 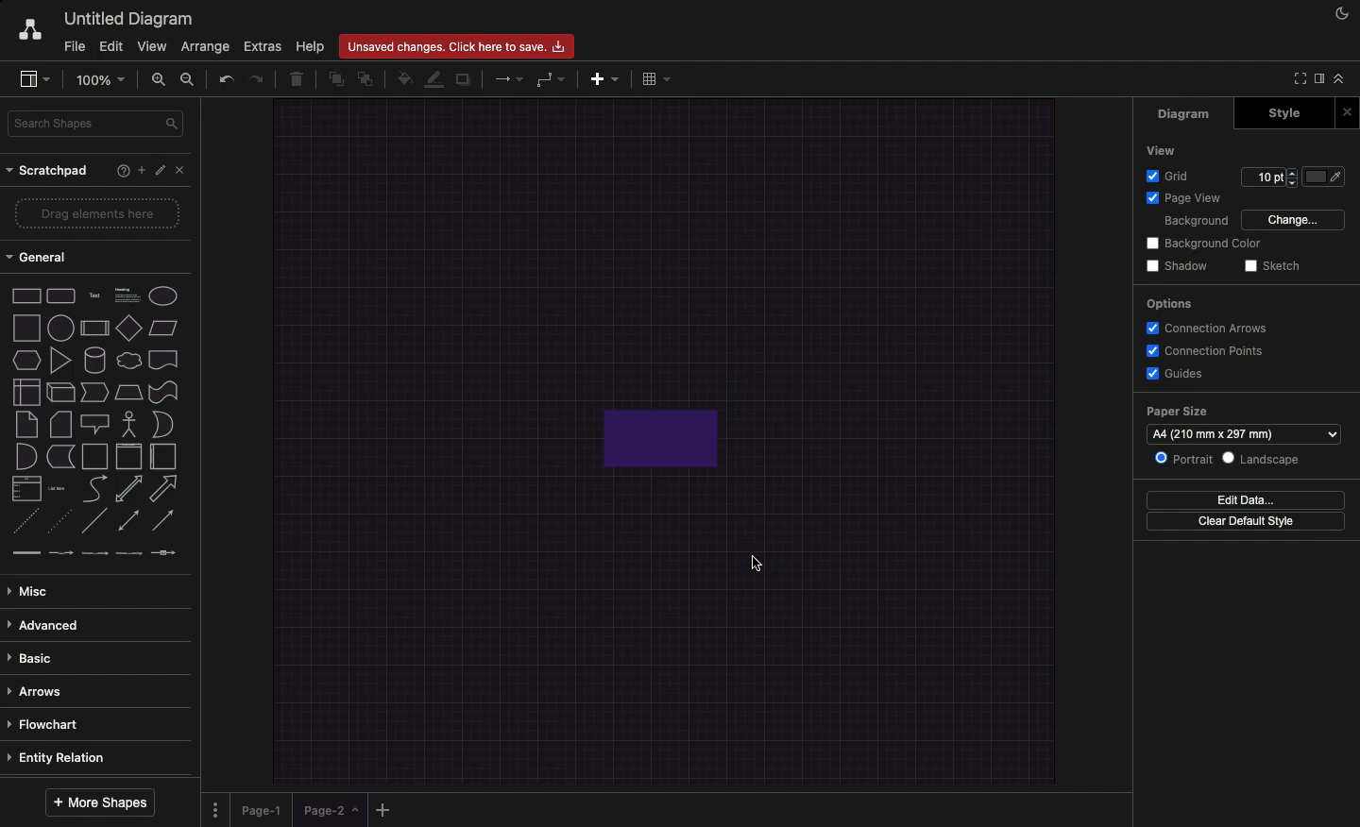 What do you see at coordinates (369, 78) in the screenshot?
I see `To back` at bounding box center [369, 78].